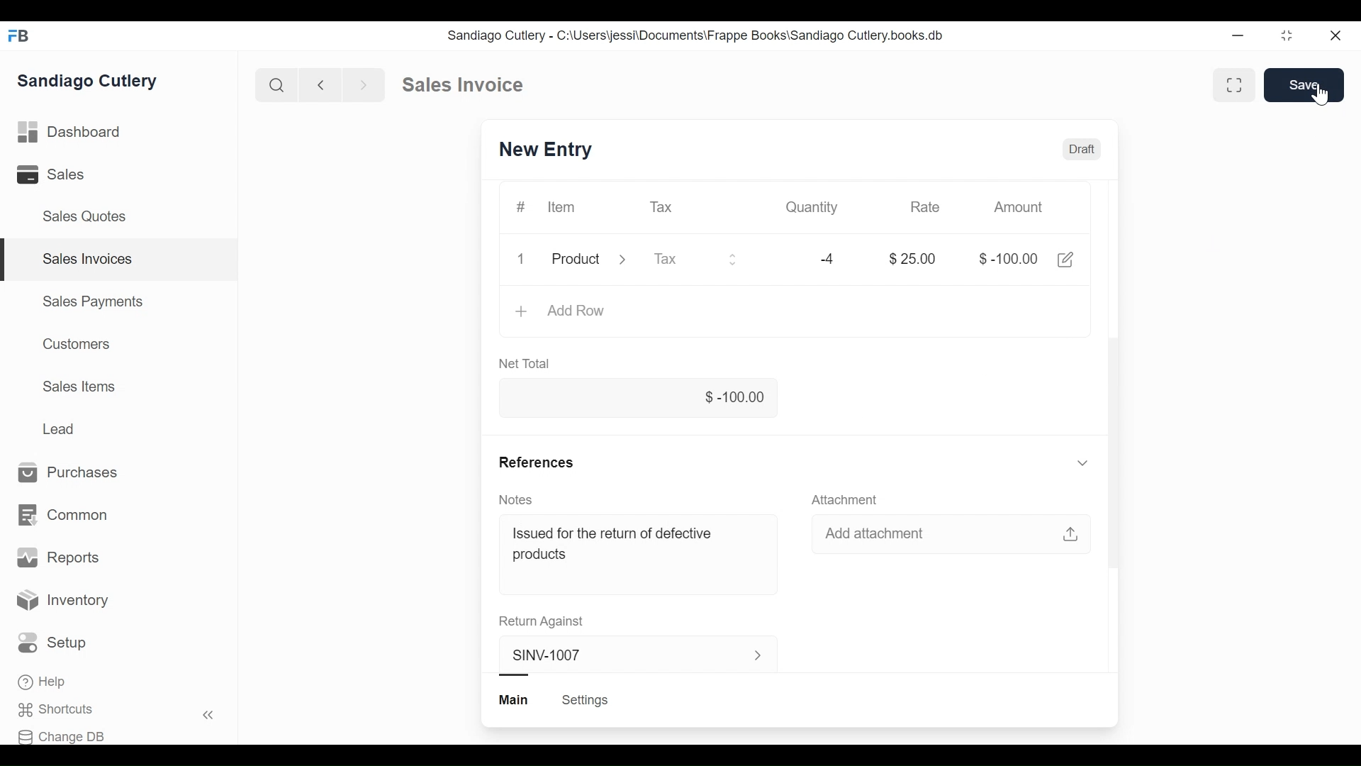  What do you see at coordinates (547, 148) in the screenshot?
I see `SINV-1007` at bounding box center [547, 148].